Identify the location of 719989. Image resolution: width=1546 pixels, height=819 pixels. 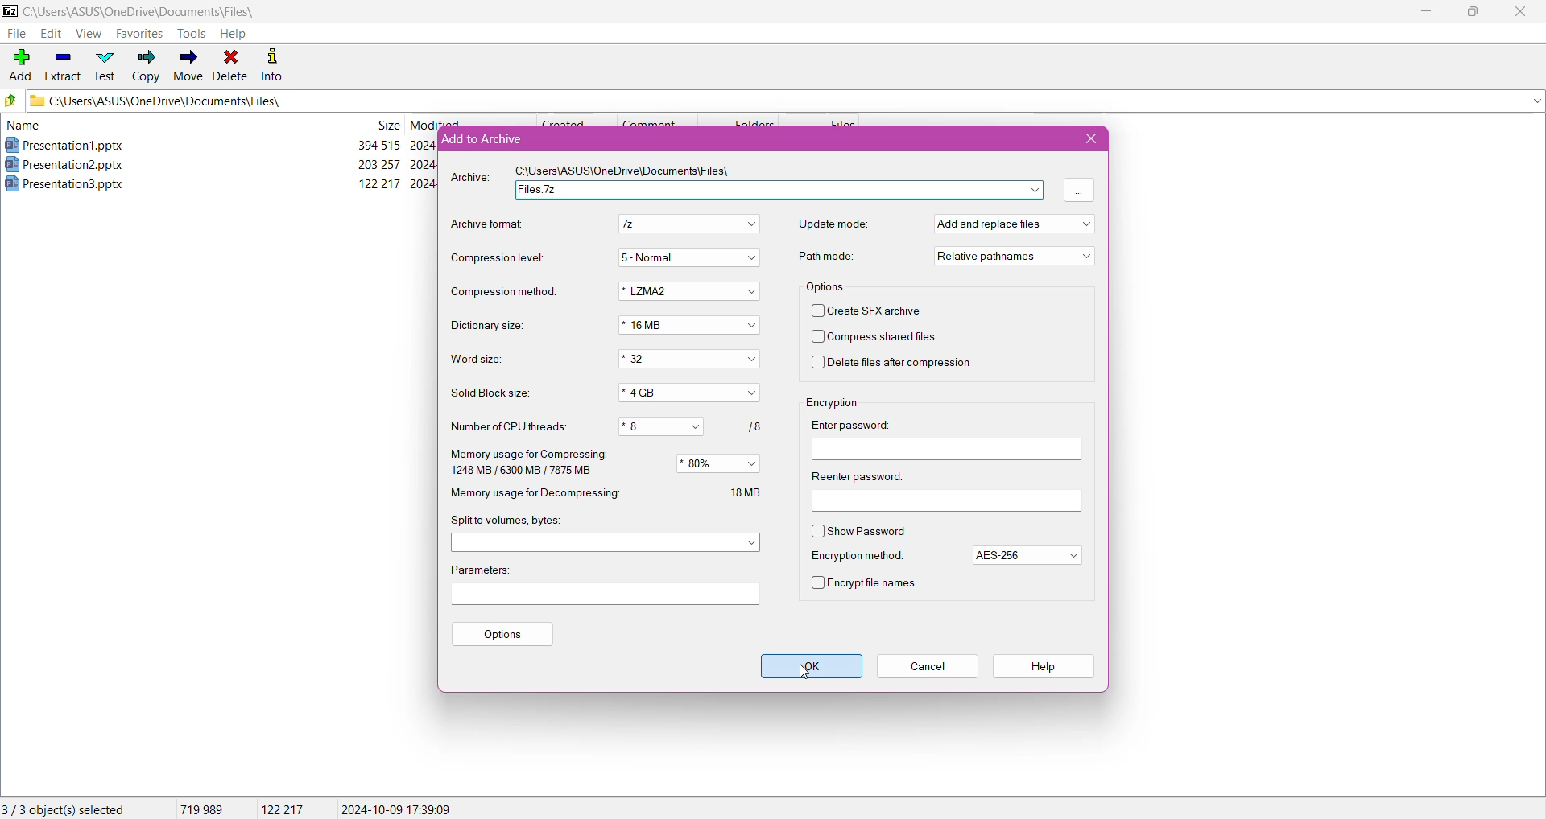
(200, 809).